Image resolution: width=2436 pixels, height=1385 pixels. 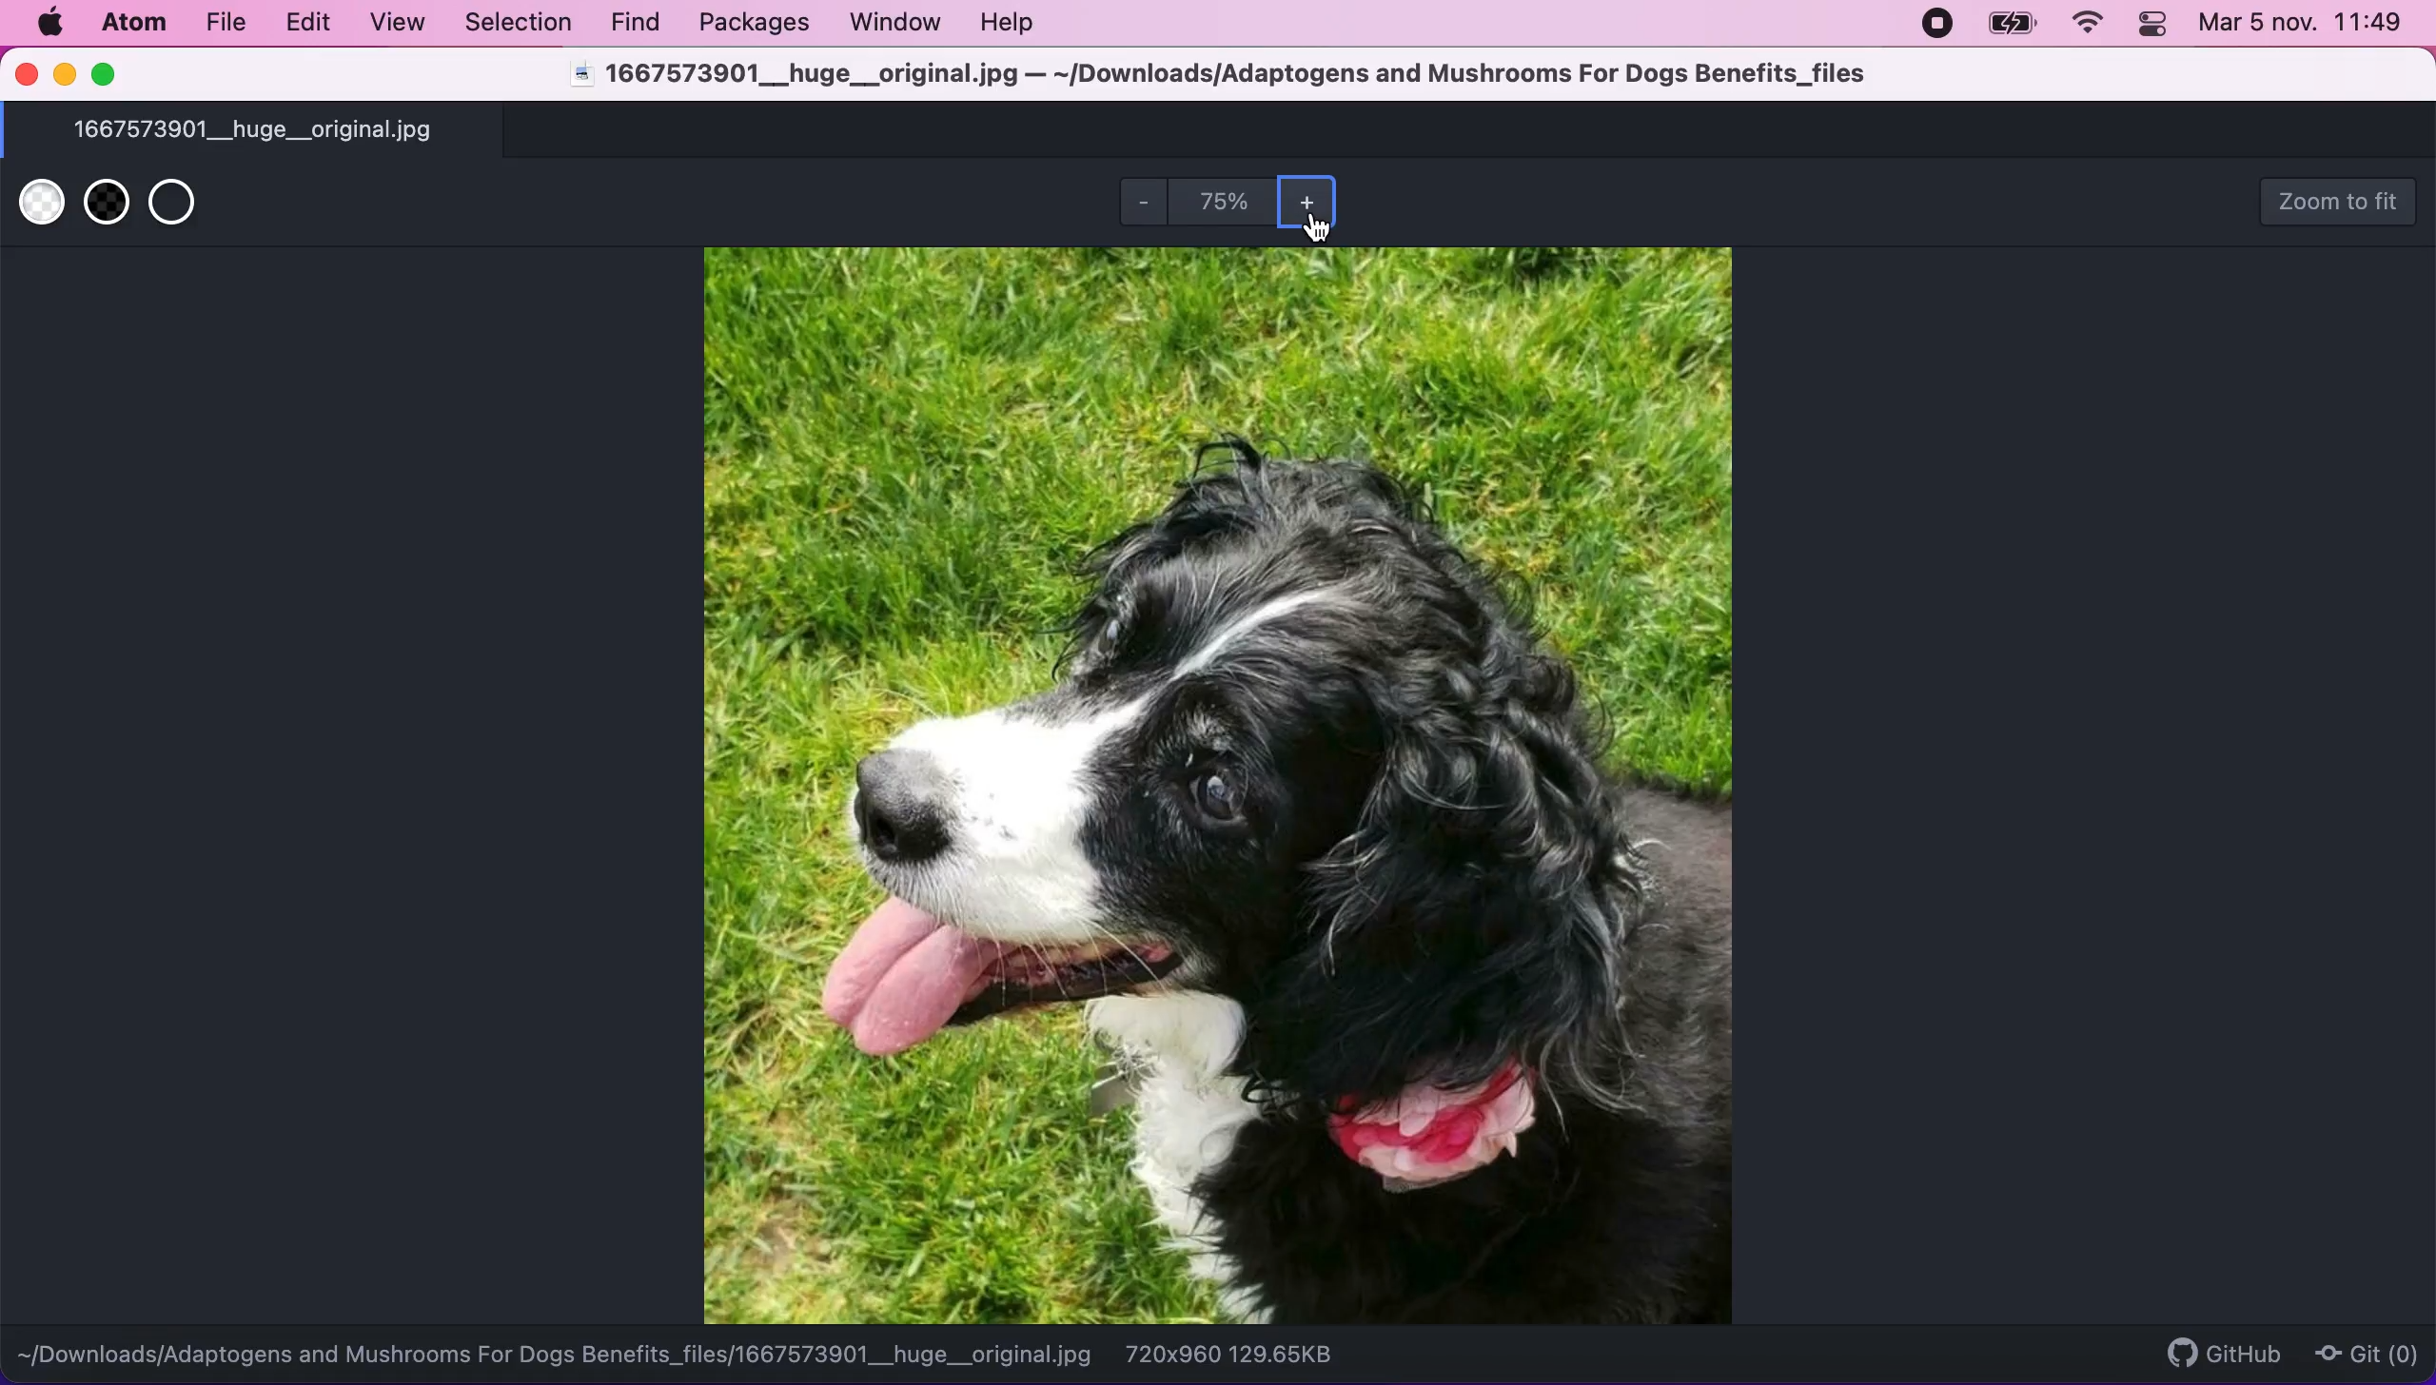 What do you see at coordinates (520, 22) in the screenshot?
I see `selection` at bounding box center [520, 22].